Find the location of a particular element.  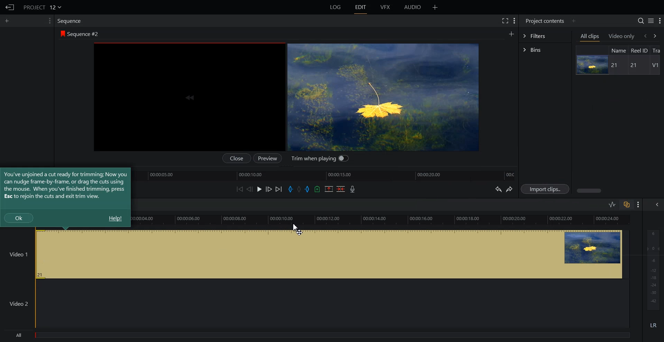

Toggle auto track sync is located at coordinates (626, 204).